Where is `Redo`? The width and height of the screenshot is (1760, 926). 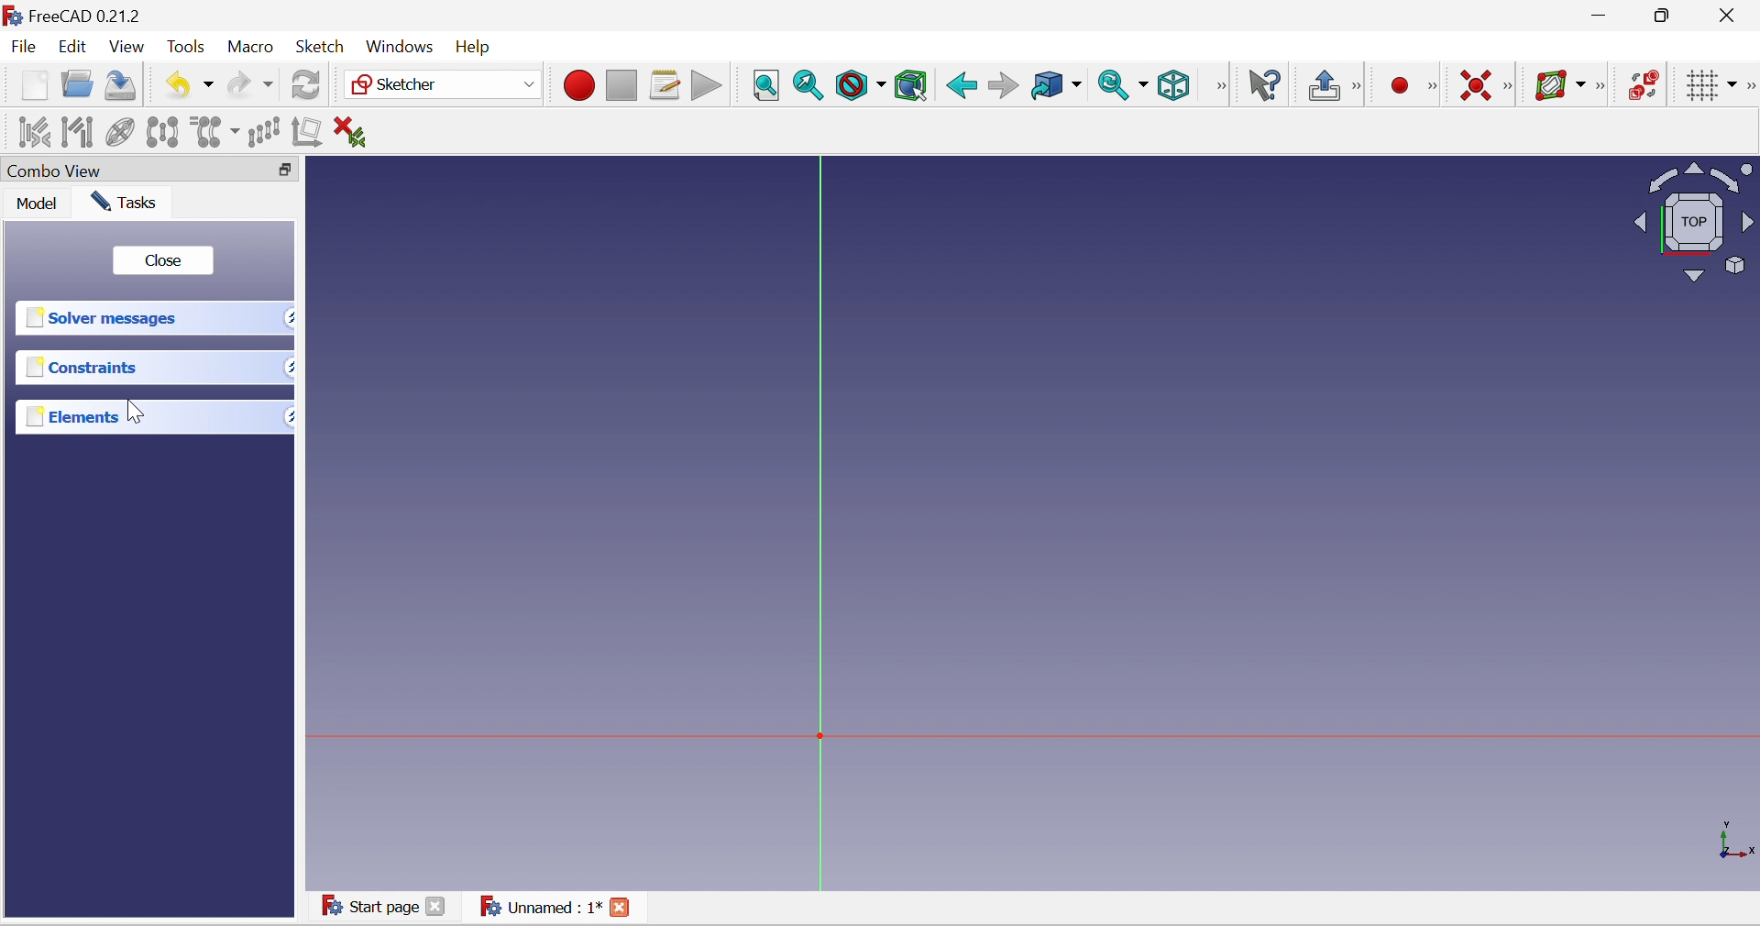
Redo is located at coordinates (248, 87).